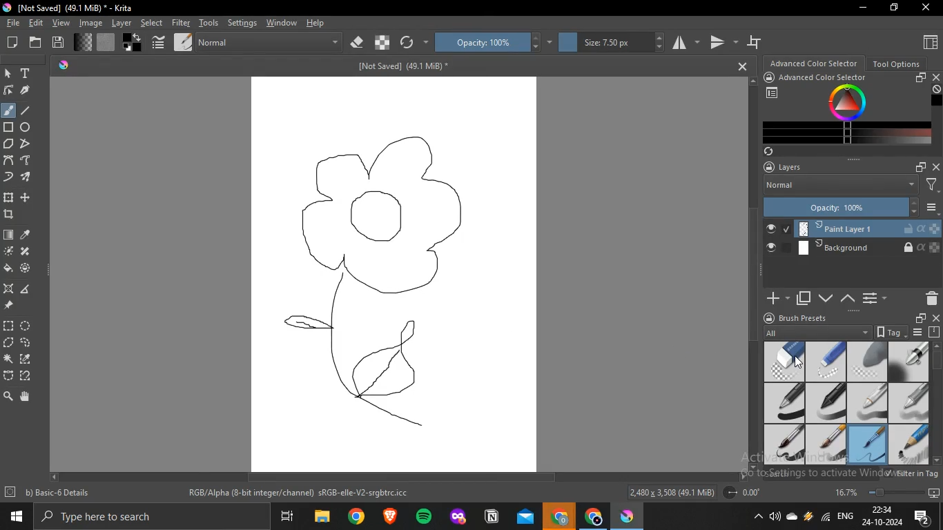 The width and height of the screenshot is (943, 530). Describe the element at coordinates (795, 362) in the screenshot. I see `Cursor` at that location.